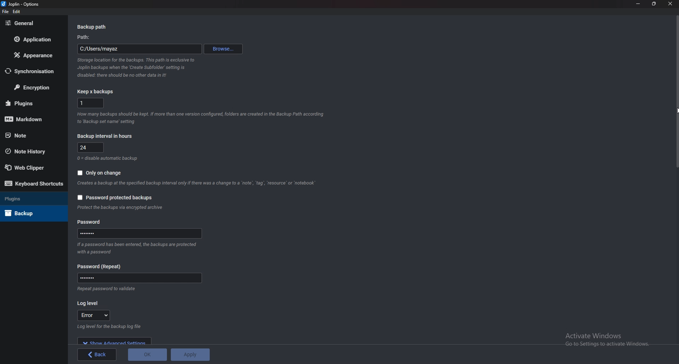  Describe the element at coordinates (21, 4) in the screenshot. I see `Joplin` at that location.